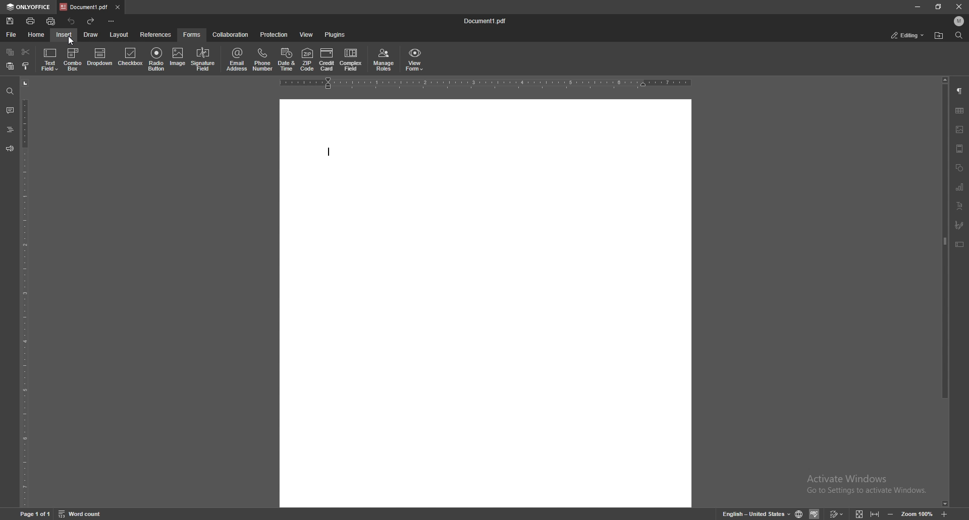  What do you see at coordinates (9, 110) in the screenshot?
I see `comments` at bounding box center [9, 110].